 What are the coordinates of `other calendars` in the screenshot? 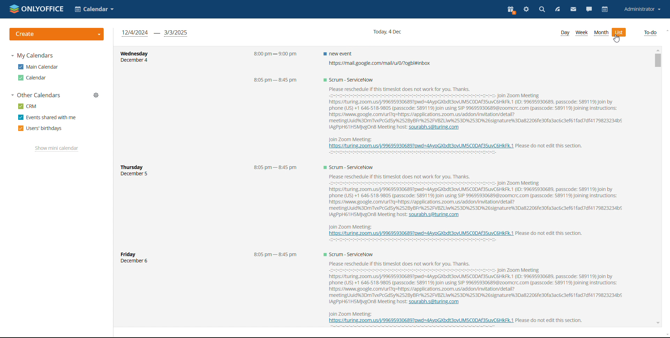 It's located at (36, 95).